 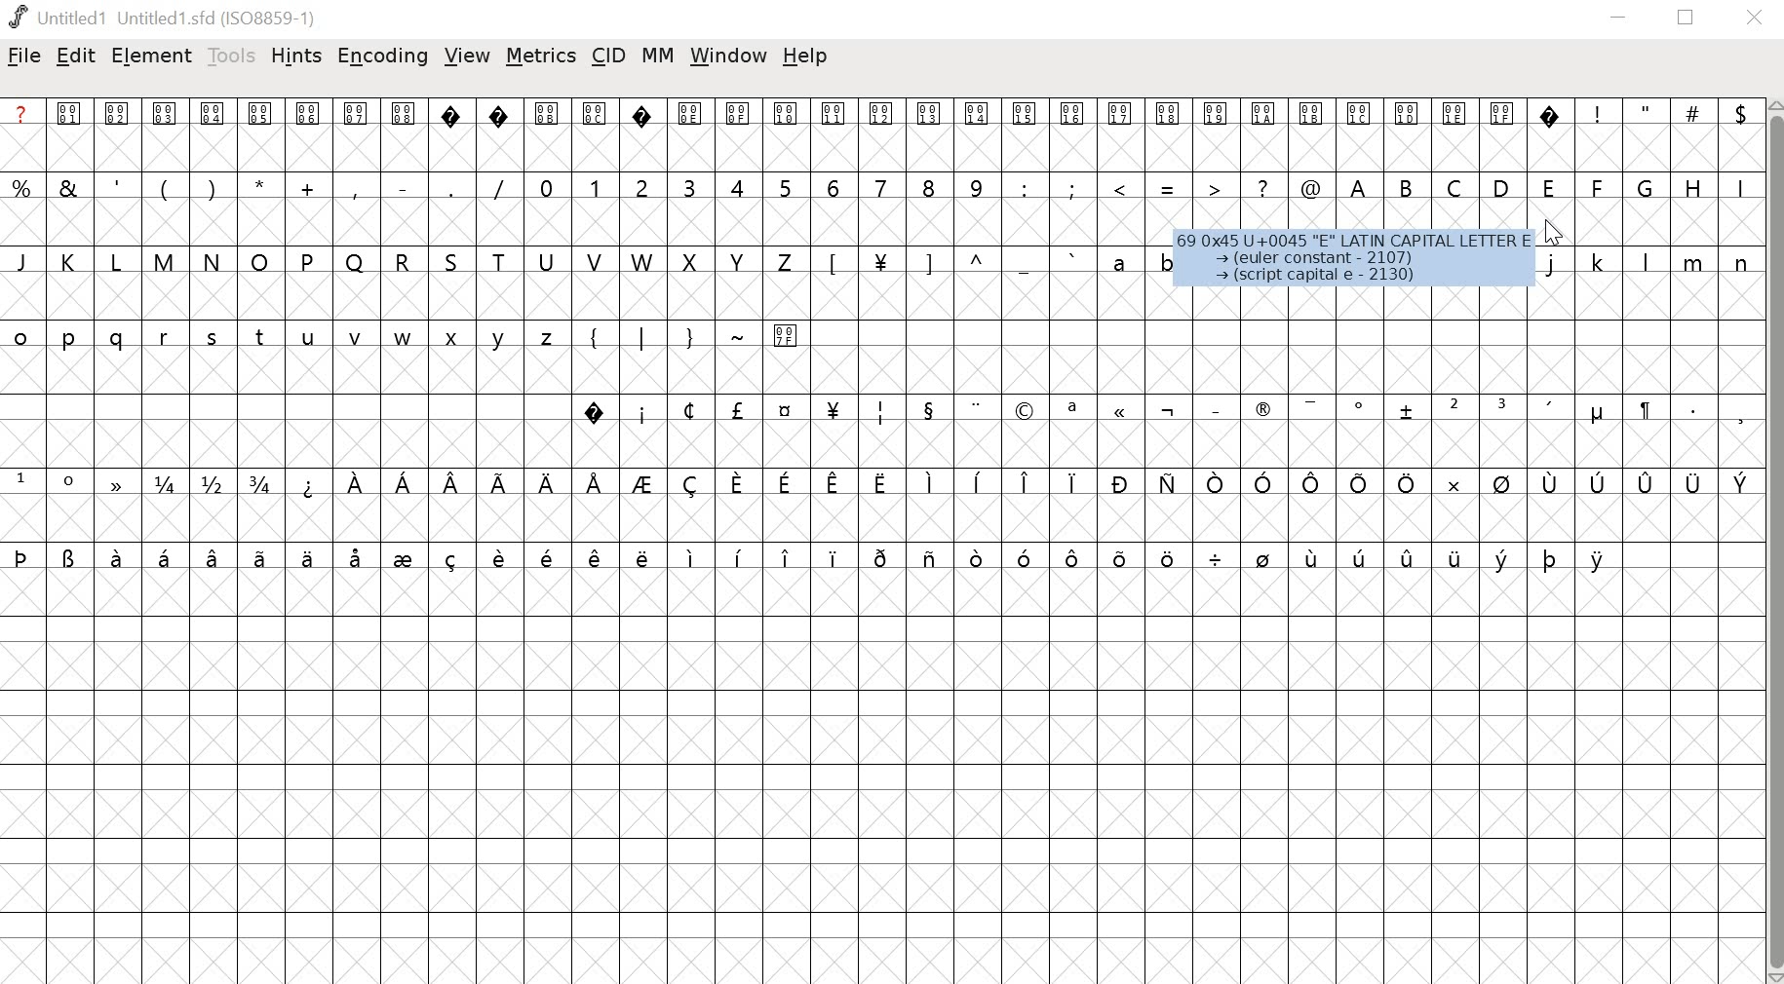 What do you see at coordinates (877, 518) in the screenshot?
I see `empty cells` at bounding box center [877, 518].